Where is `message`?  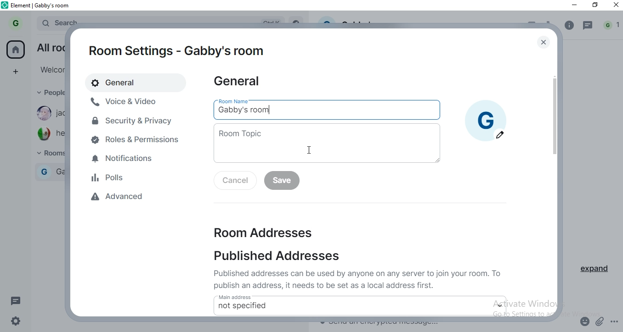 message is located at coordinates (589, 26).